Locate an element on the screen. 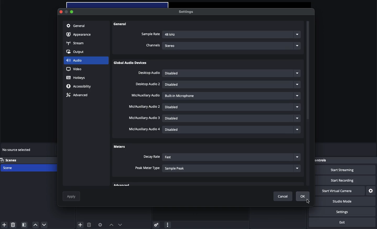 The image size is (377, 229). Mic auxiliary audio is located at coordinates (145, 96).